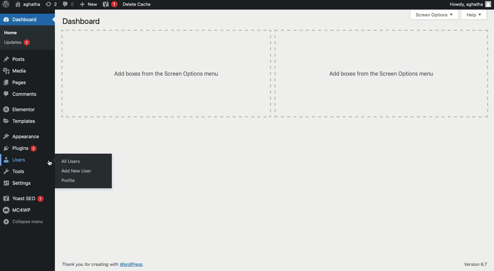 This screenshot has width=494, height=271. What do you see at coordinates (474, 15) in the screenshot?
I see `Help` at bounding box center [474, 15].